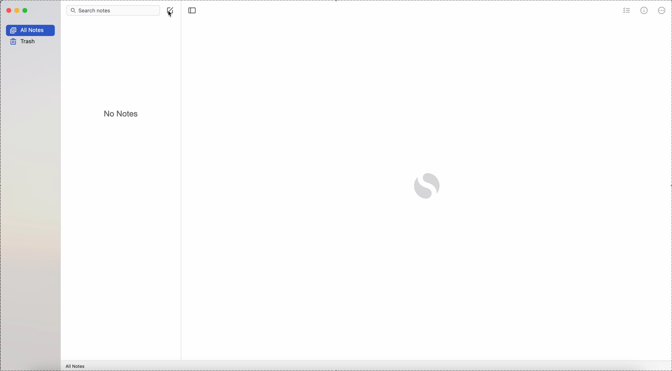 This screenshot has height=371, width=672. I want to click on create note, so click(171, 8).